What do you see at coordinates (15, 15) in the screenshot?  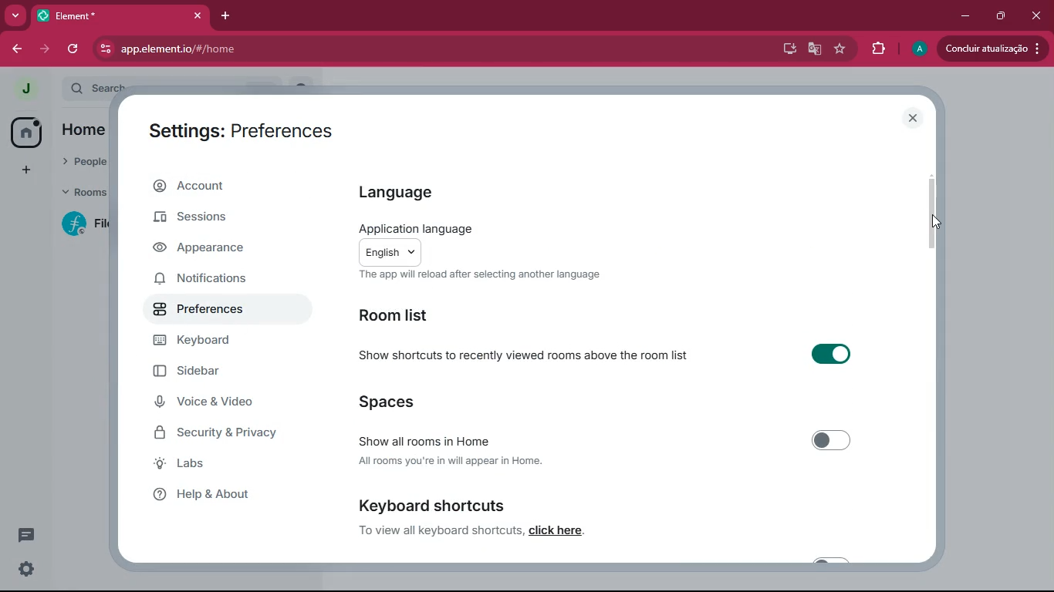 I see `more` at bounding box center [15, 15].